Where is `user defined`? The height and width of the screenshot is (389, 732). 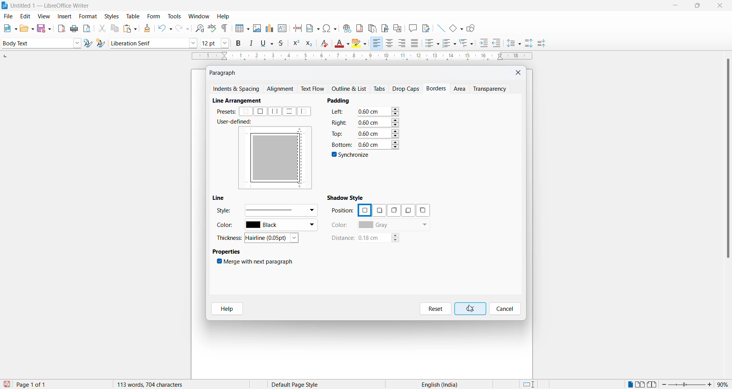
user defined is located at coordinates (237, 122).